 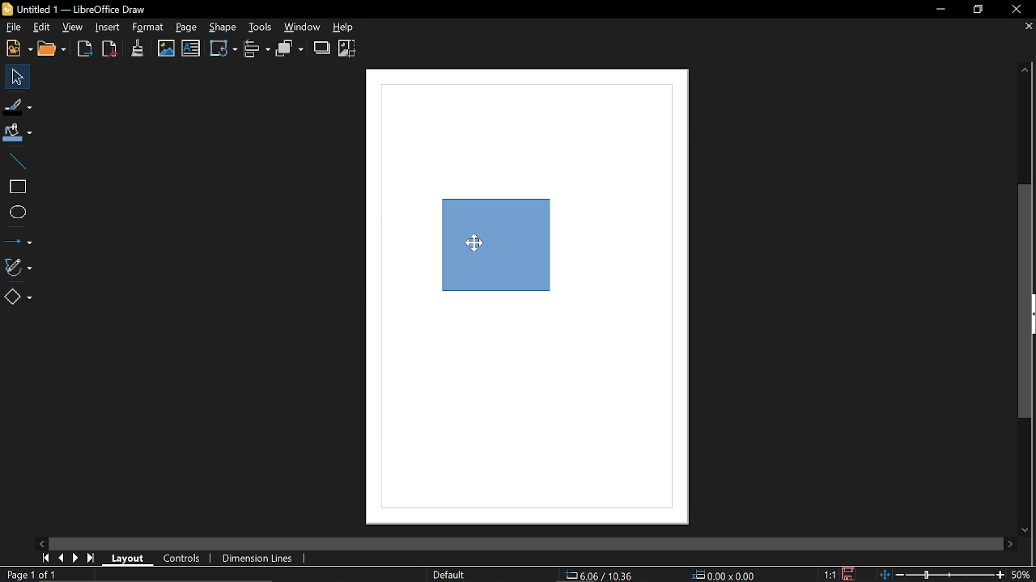 I want to click on Clone formatting, so click(x=138, y=48).